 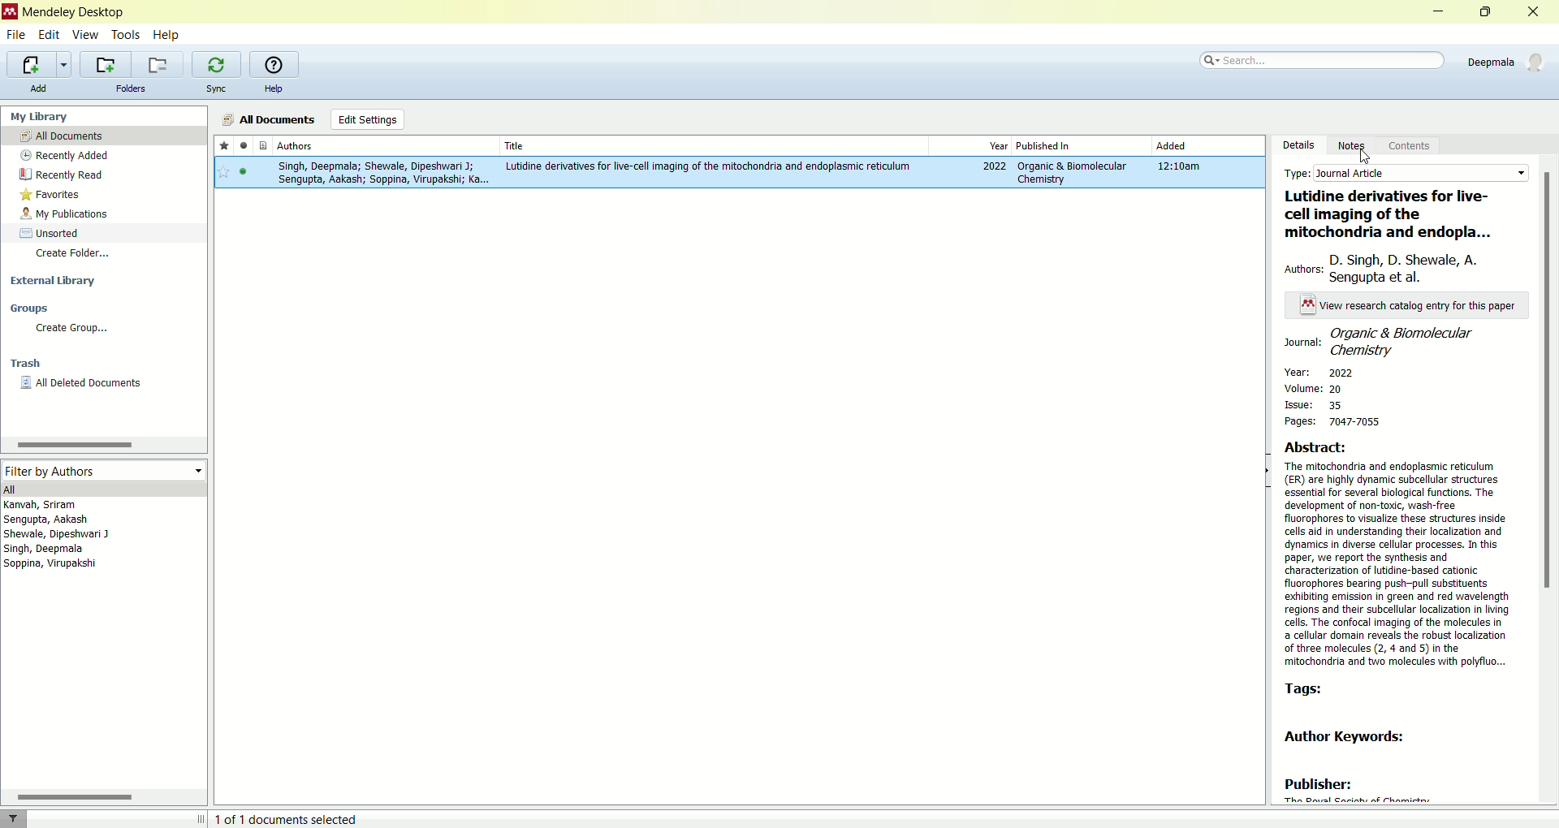 What do you see at coordinates (710, 144) in the screenshot?
I see `Title` at bounding box center [710, 144].